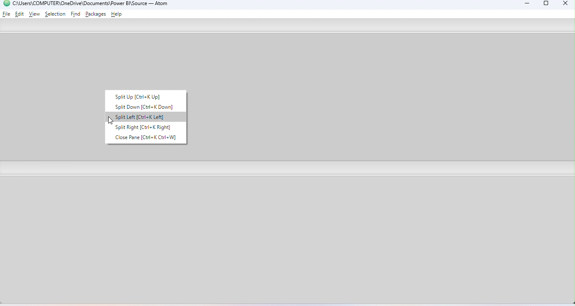 Image resolution: width=575 pixels, height=306 pixels. What do you see at coordinates (97, 14) in the screenshot?
I see `Packages` at bounding box center [97, 14].